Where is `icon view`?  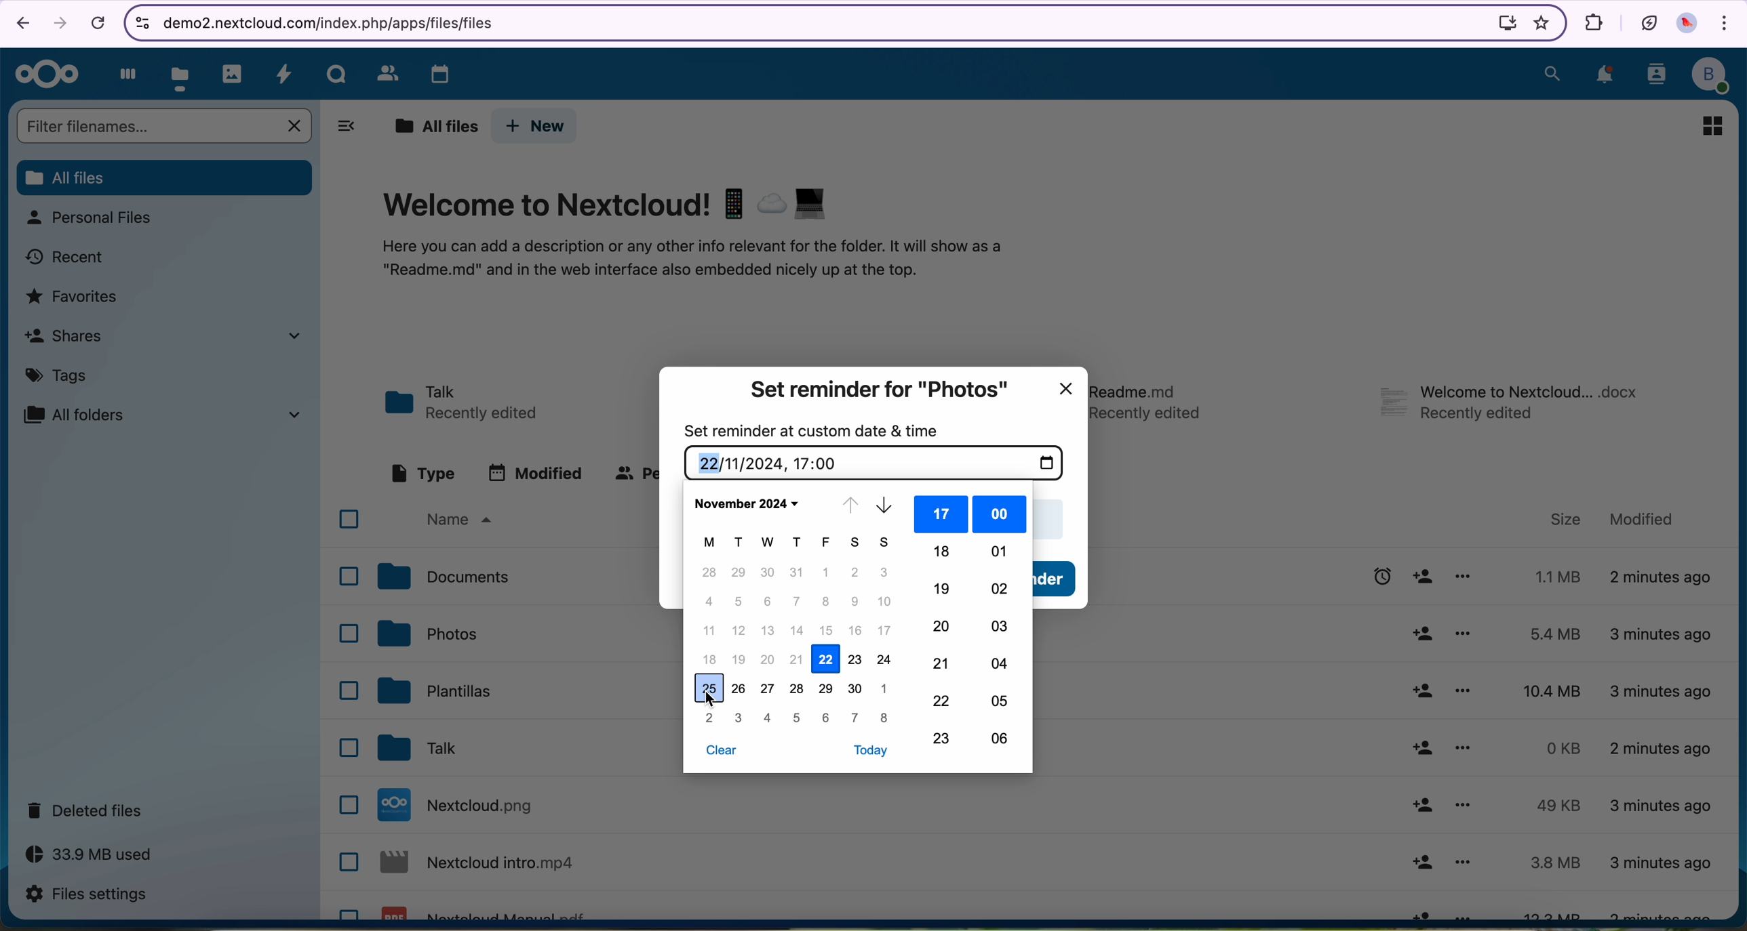 icon view is located at coordinates (1711, 125).